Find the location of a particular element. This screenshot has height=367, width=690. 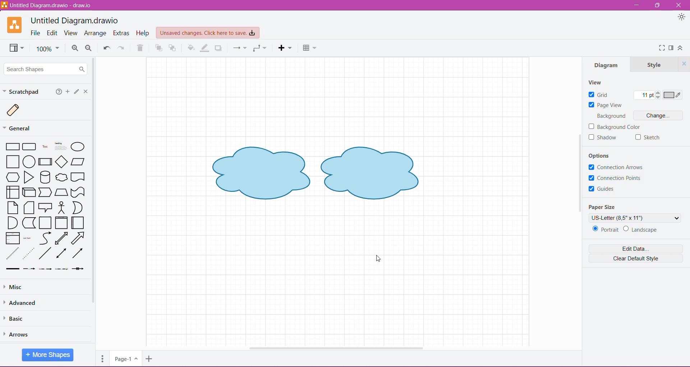

Available Shapes is located at coordinates (47, 207).